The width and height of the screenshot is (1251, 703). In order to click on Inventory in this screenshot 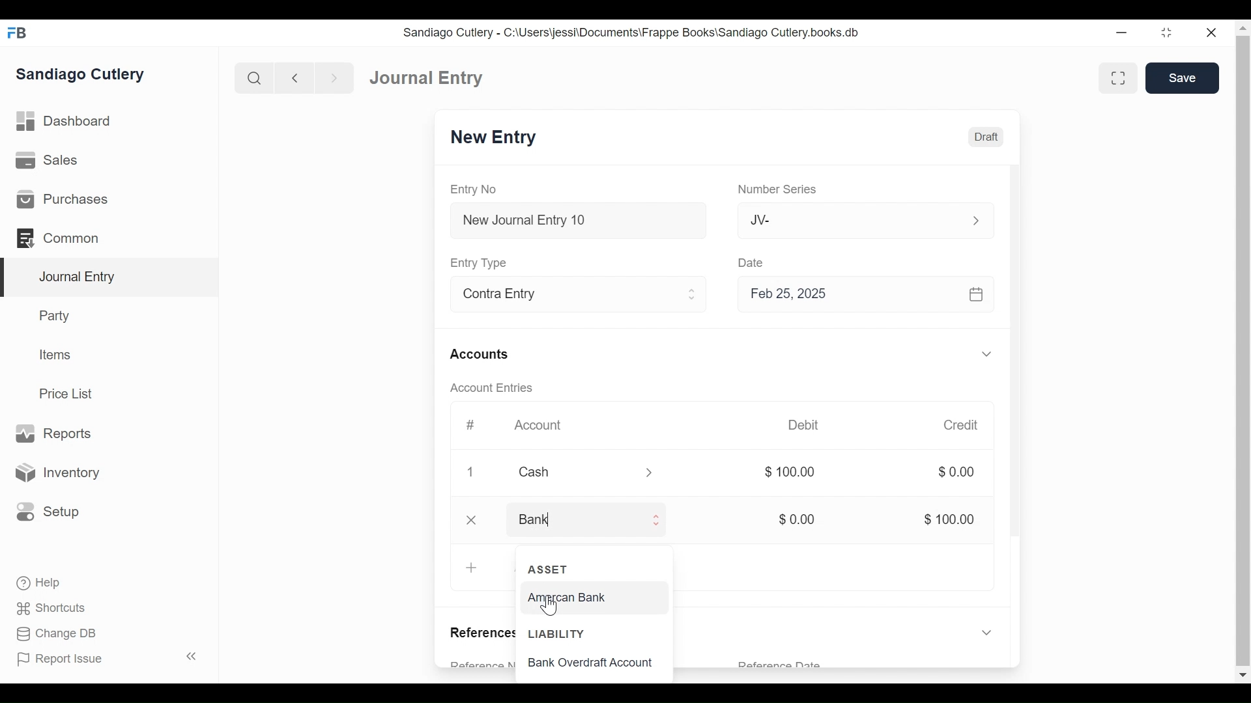, I will do `click(61, 472)`.